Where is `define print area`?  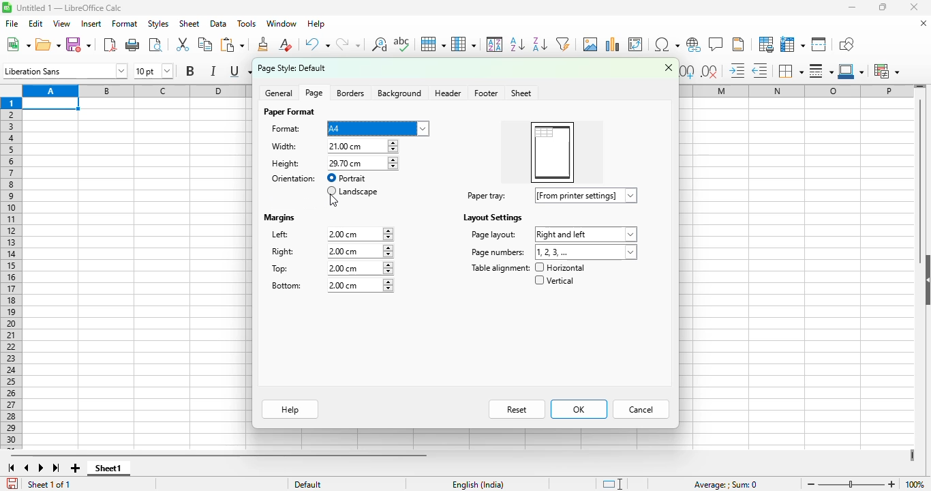
define print area is located at coordinates (766, 44).